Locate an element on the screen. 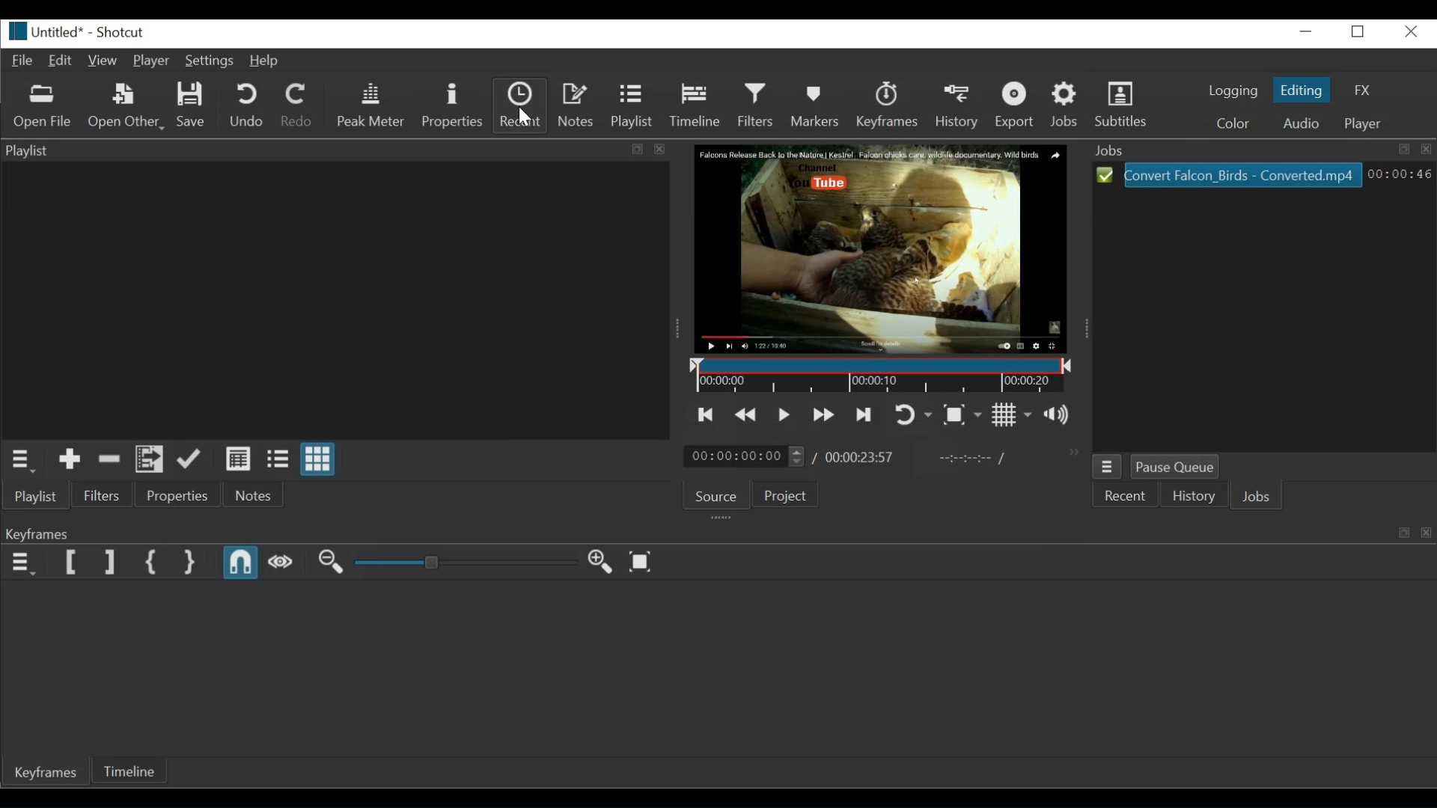 This screenshot has height=808, width=1437. Set Filter End is located at coordinates (110, 563).